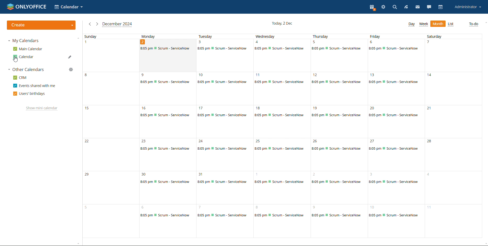 This screenshot has height=246, width=488. What do you see at coordinates (71, 69) in the screenshot?
I see `manage` at bounding box center [71, 69].